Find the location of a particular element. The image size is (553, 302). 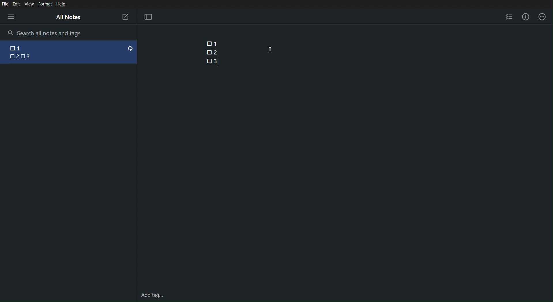

Checkpoint is located at coordinates (209, 52).